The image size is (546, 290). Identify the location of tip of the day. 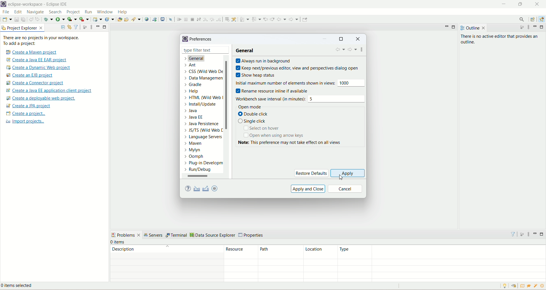
(506, 286).